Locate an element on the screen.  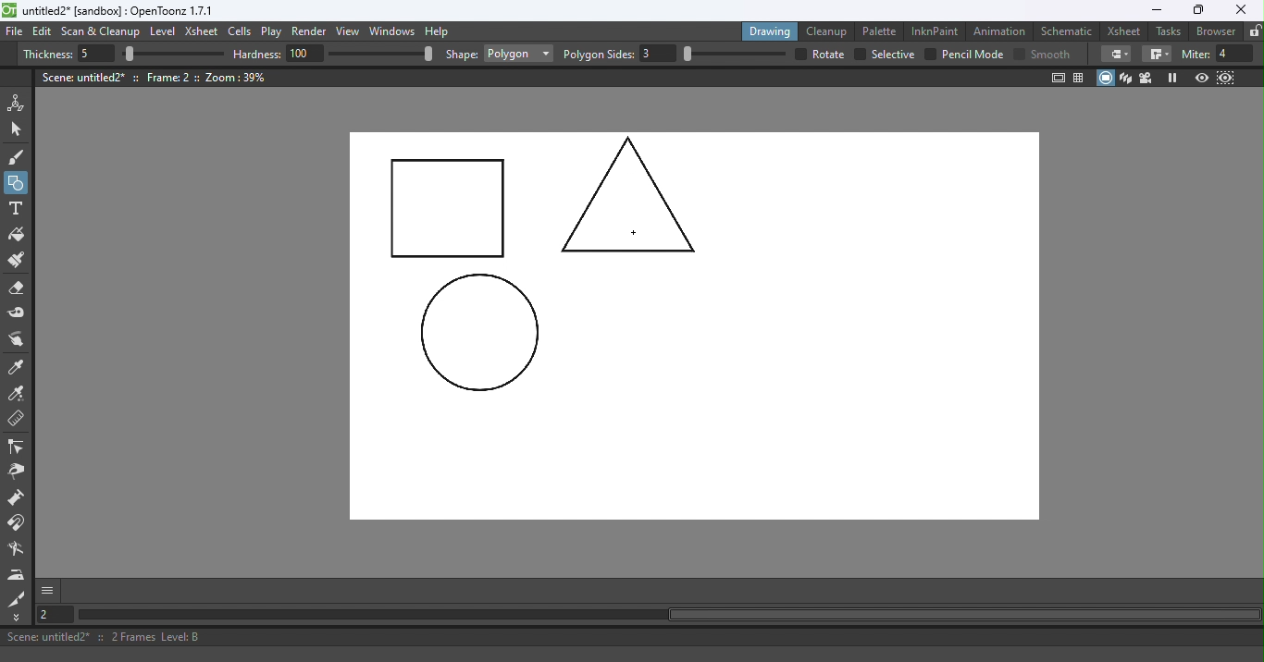
Thickness is located at coordinates (47, 55).